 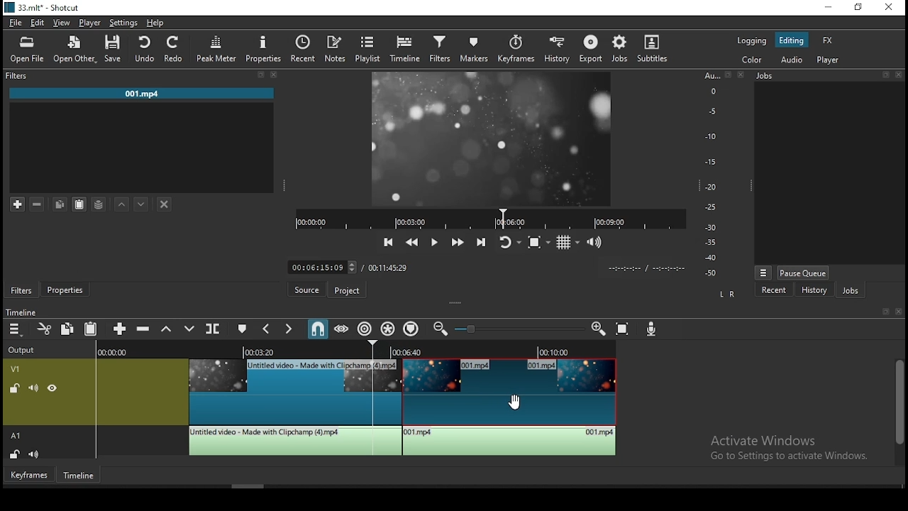 I want to click on ripple all tracks, so click(x=388, y=329).